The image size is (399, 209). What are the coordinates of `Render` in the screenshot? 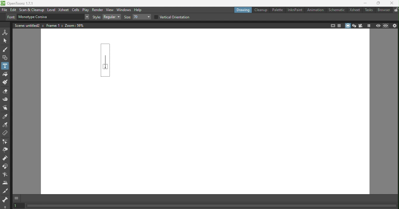 It's located at (98, 10).